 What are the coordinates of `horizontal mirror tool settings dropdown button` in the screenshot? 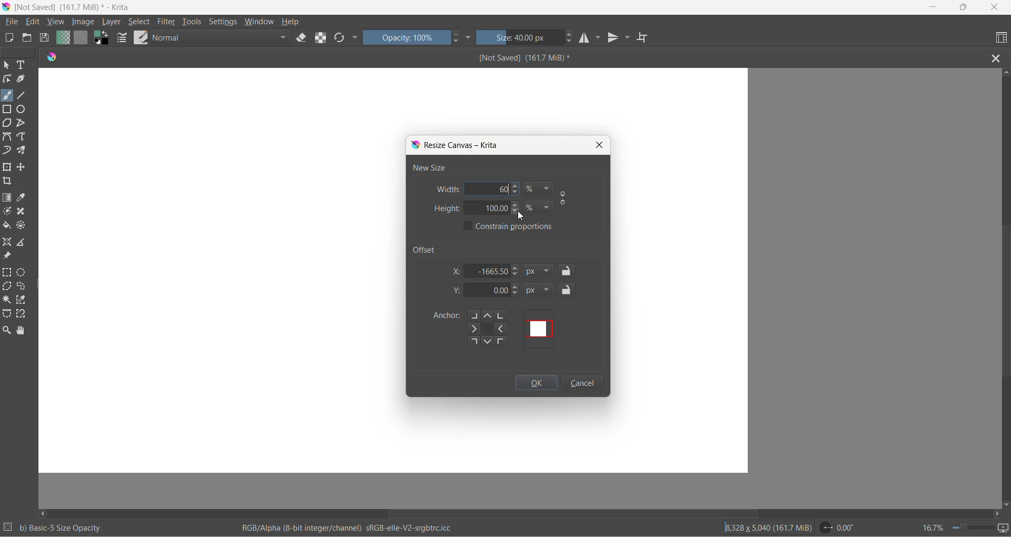 It's located at (599, 40).